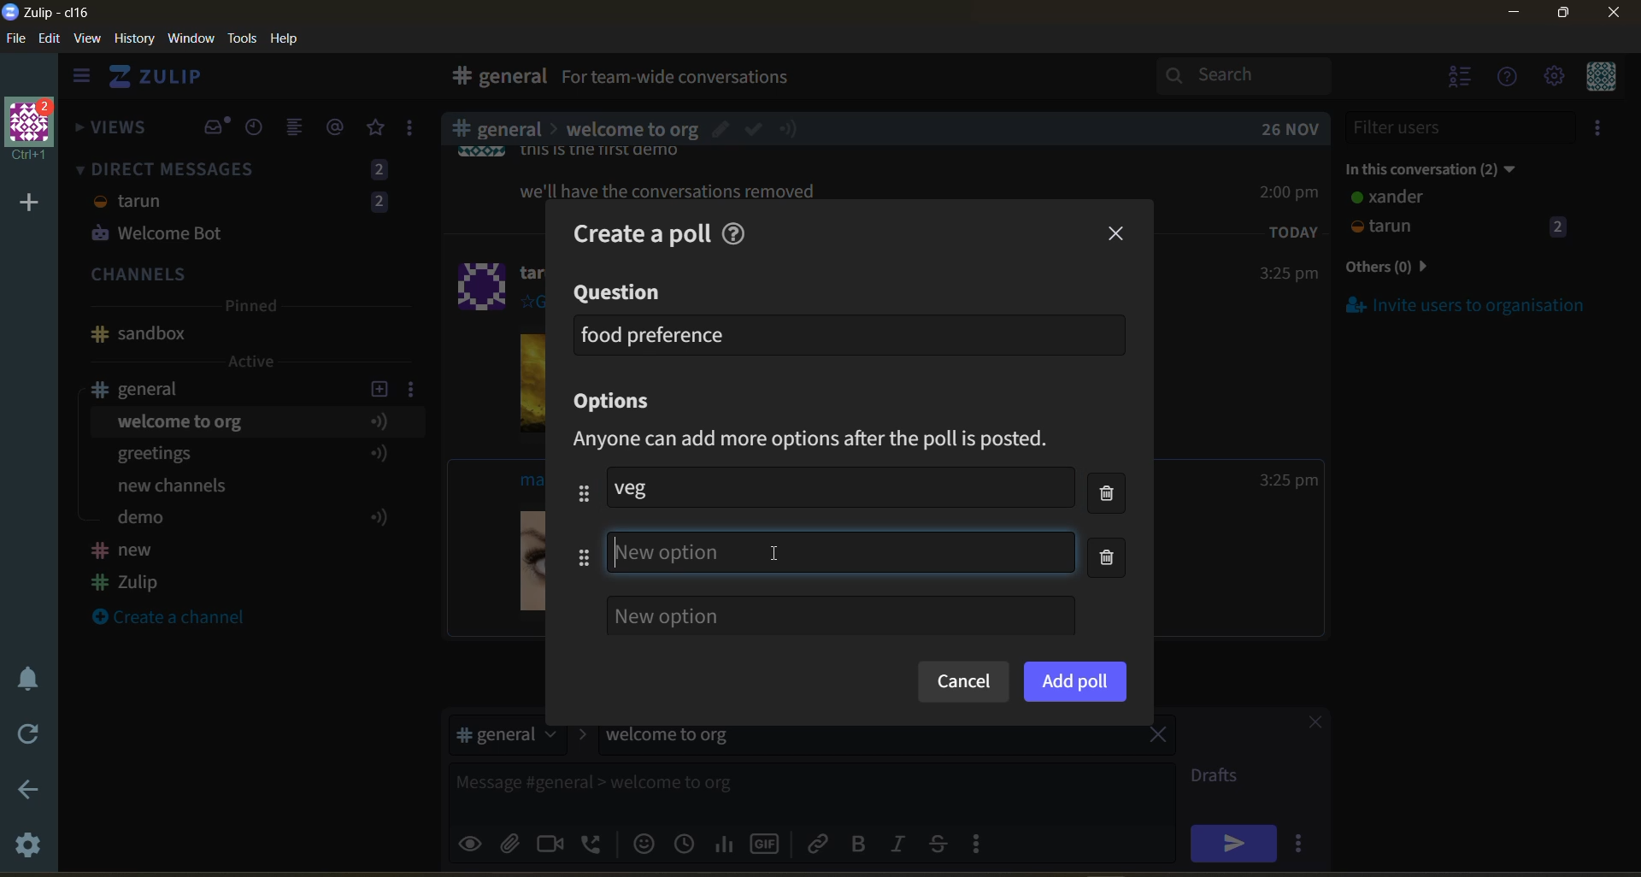 The width and height of the screenshot is (1641, 877). What do you see at coordinates (17, 42) in the screenshot?
I see `file` at bounding box center [17, 42].